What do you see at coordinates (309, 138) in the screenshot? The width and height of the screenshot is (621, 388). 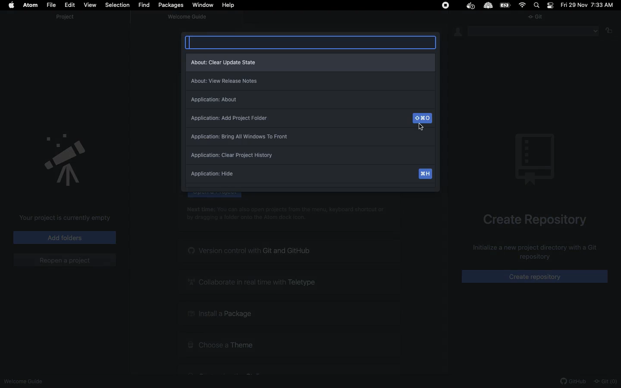 I see `Application bring all windows to front` at bounding box center [309, 138].